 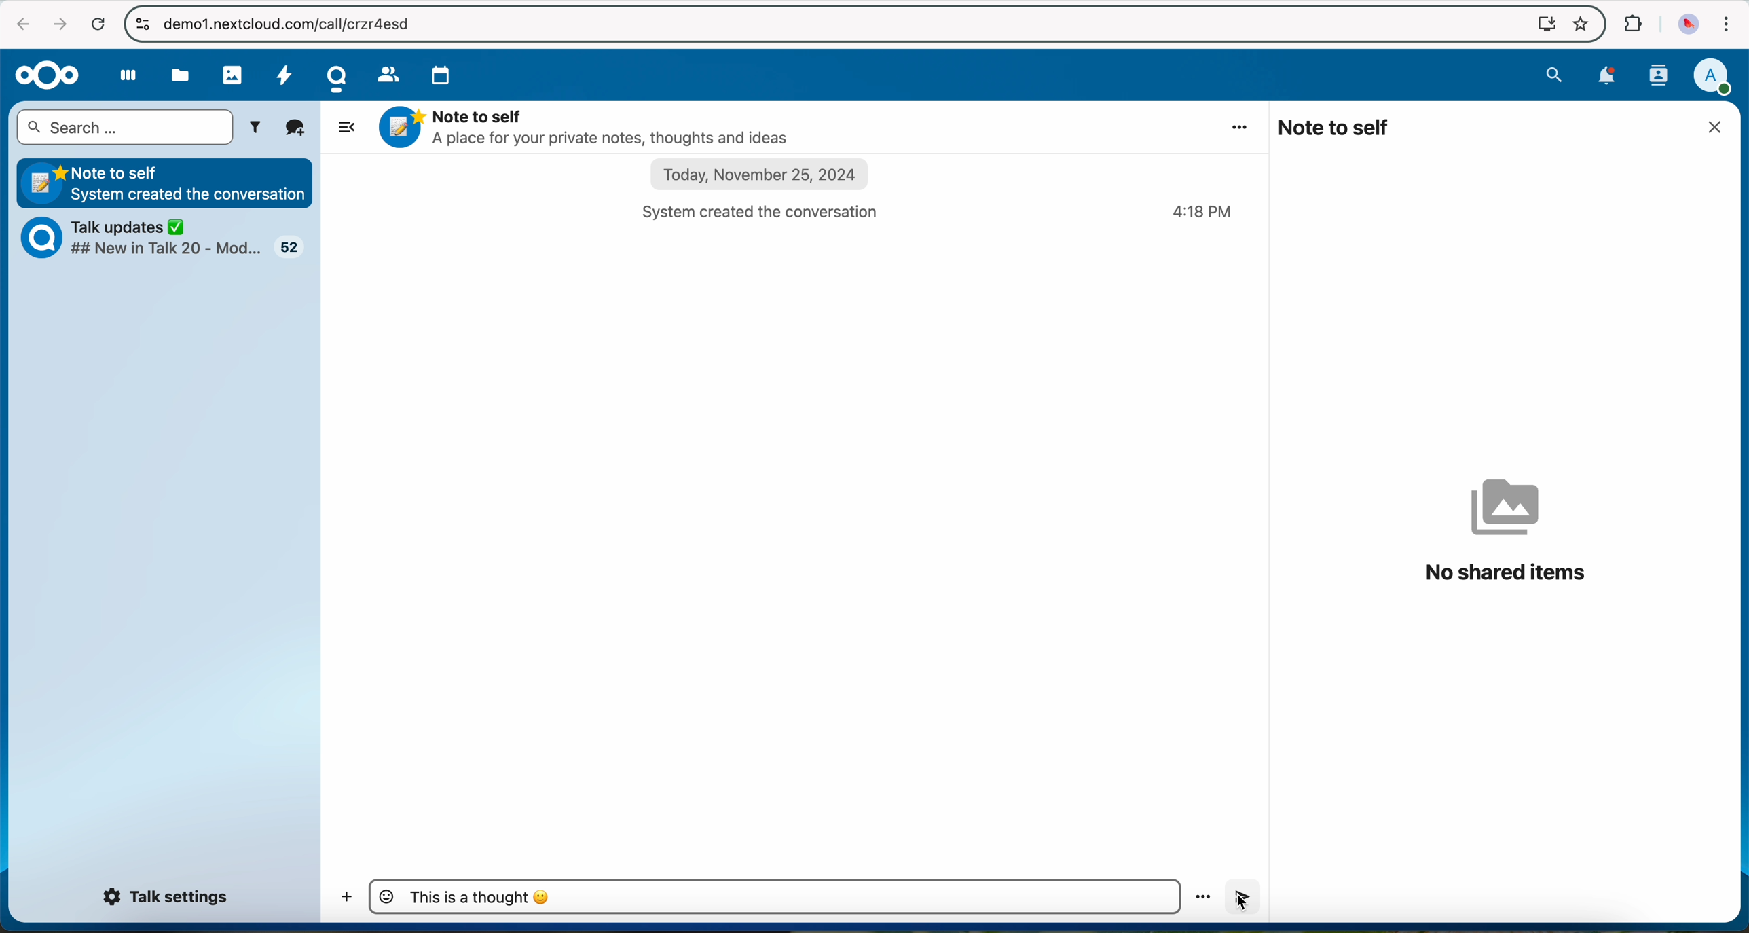 What do you see at coordinates (771, 211) in the screenshot?
I see `system created the conversation` at bounding box center [771, 211].